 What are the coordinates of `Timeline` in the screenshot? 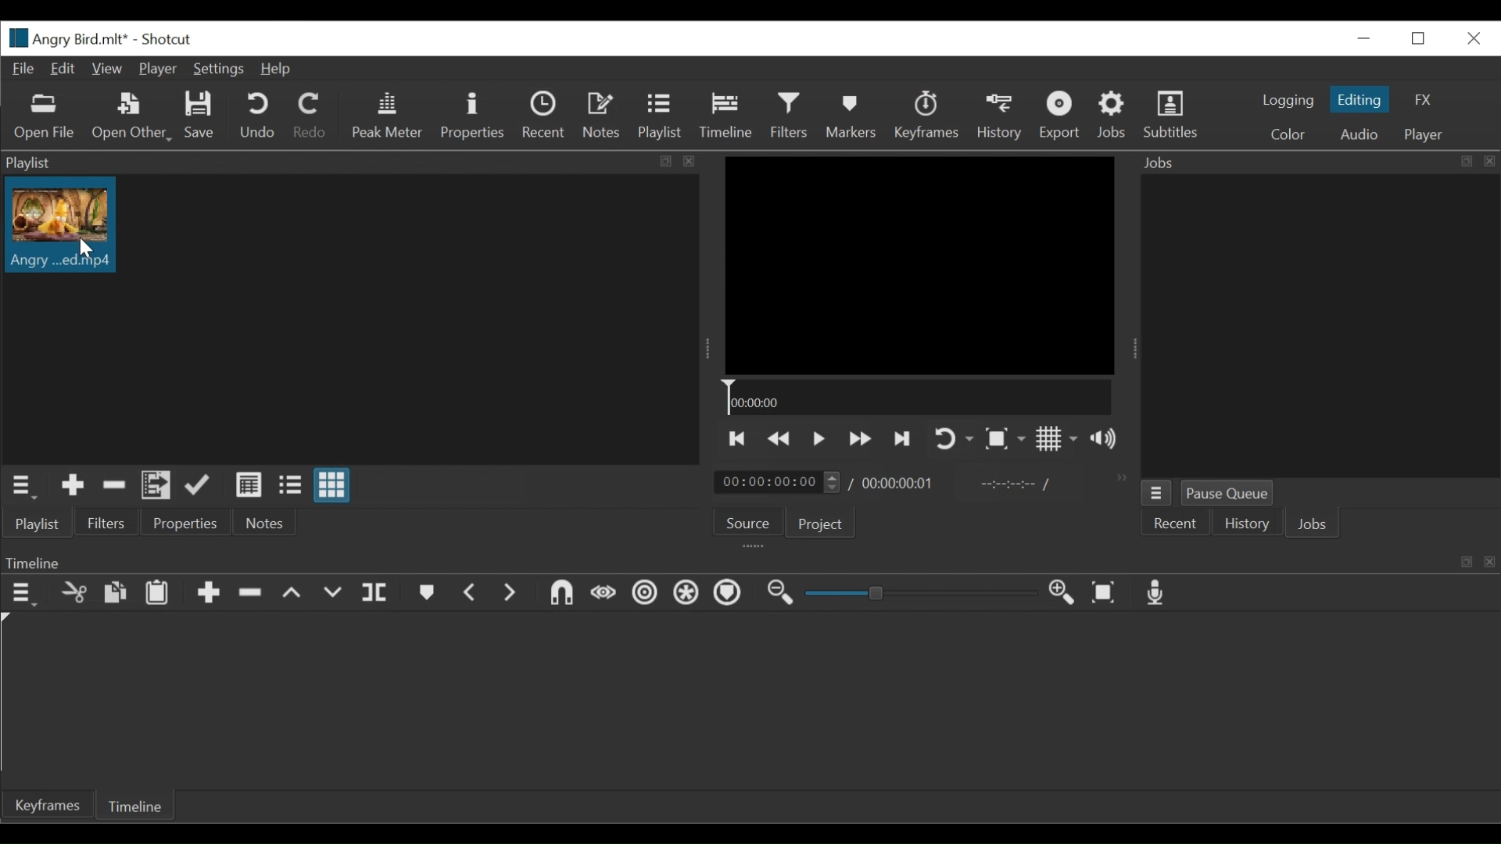 It's located at (133, 805).